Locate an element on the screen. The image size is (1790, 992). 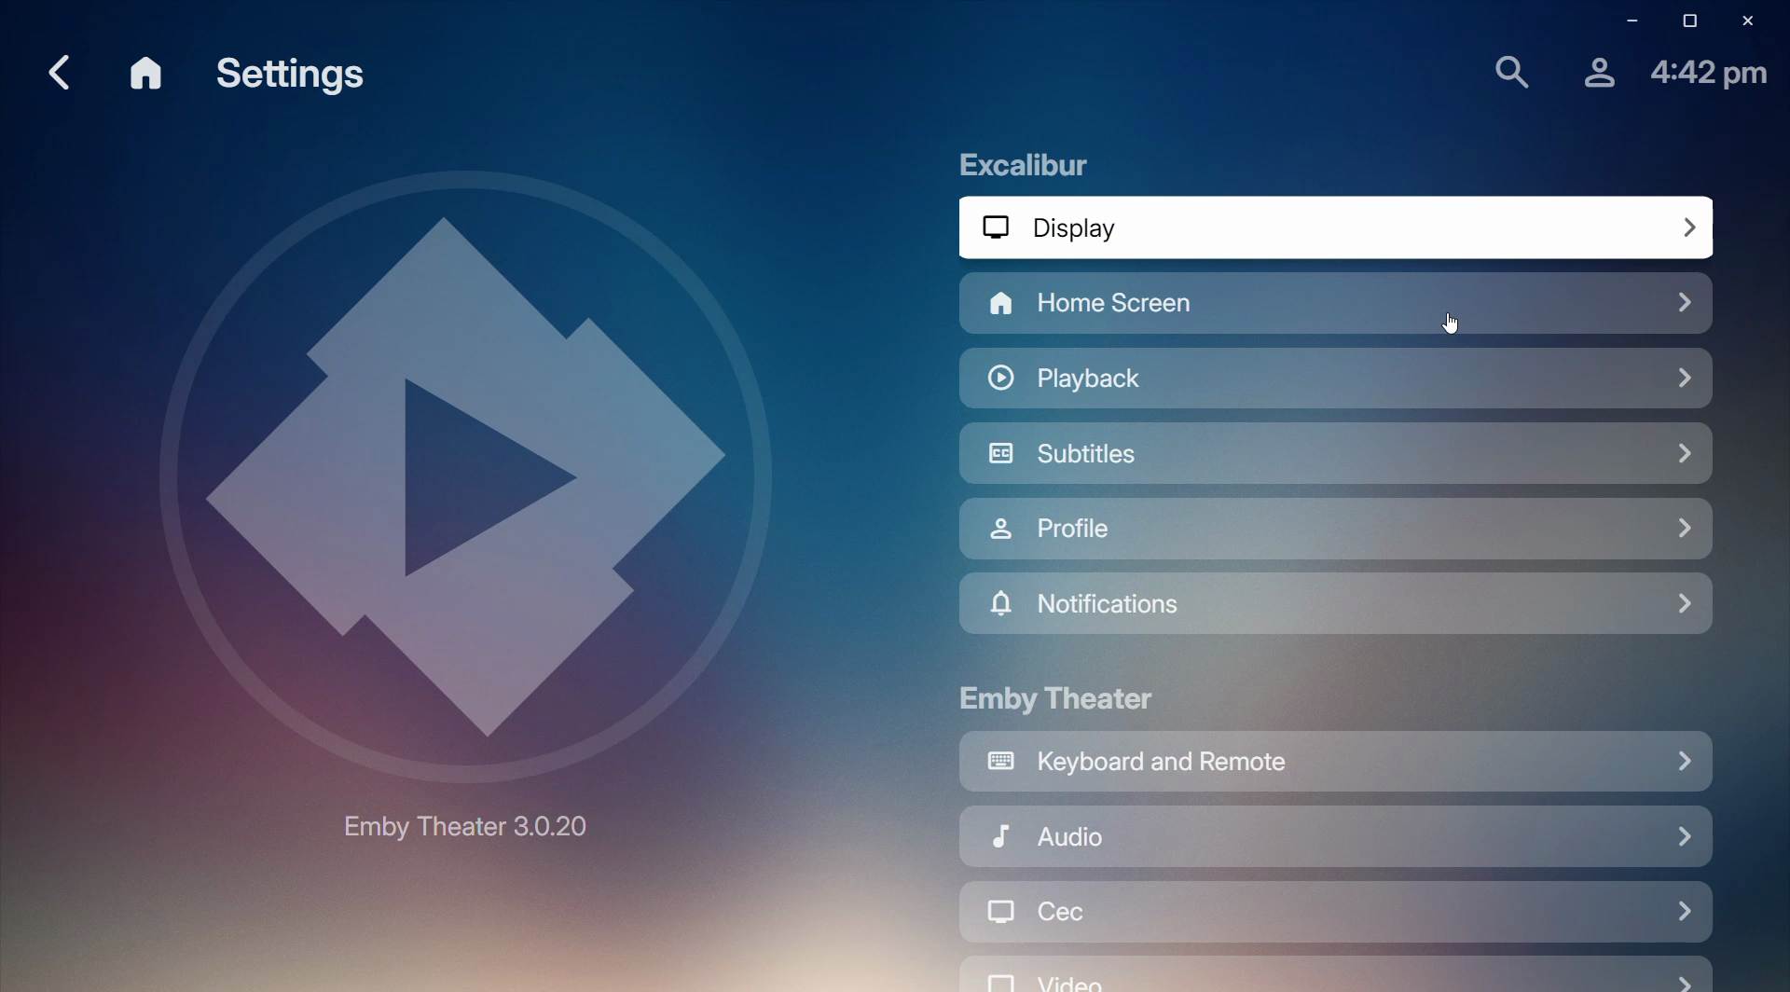
Audio is located at coordinates (1349, 834).